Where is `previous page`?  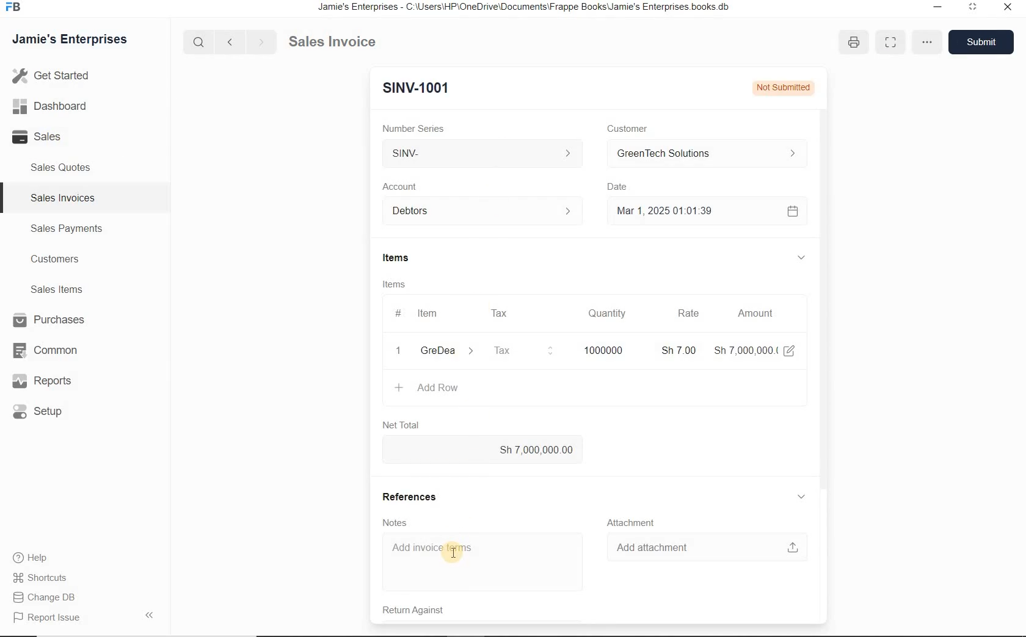 previous page is located at coordinates (229, 42).